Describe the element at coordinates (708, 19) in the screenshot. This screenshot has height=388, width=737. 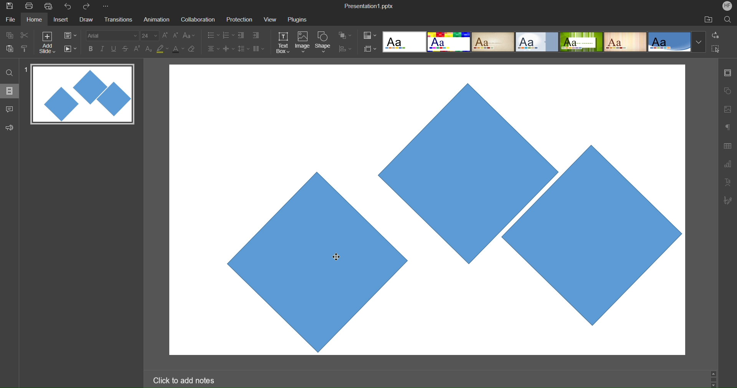
I see `open file location` at that location.